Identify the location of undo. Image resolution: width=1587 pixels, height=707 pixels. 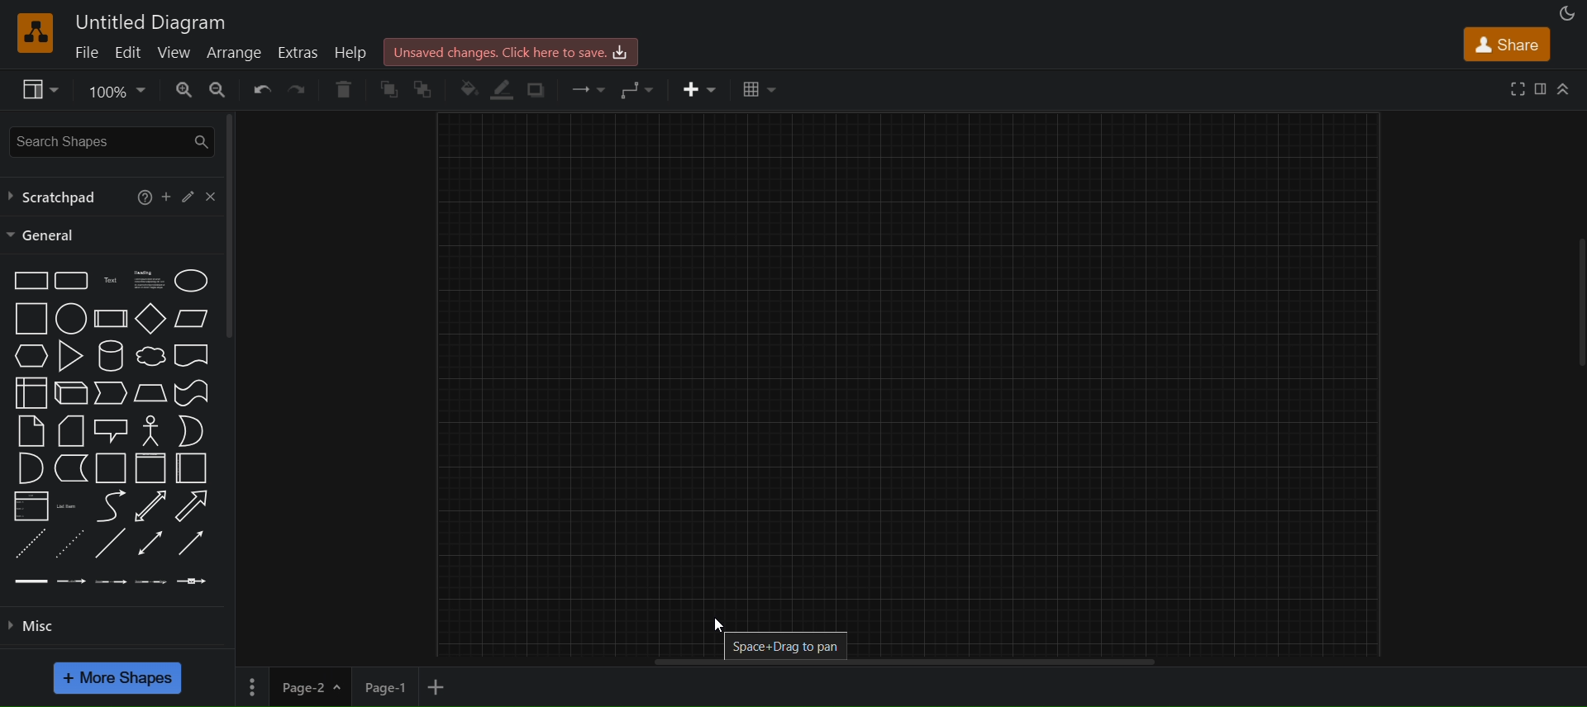
(258, 89).